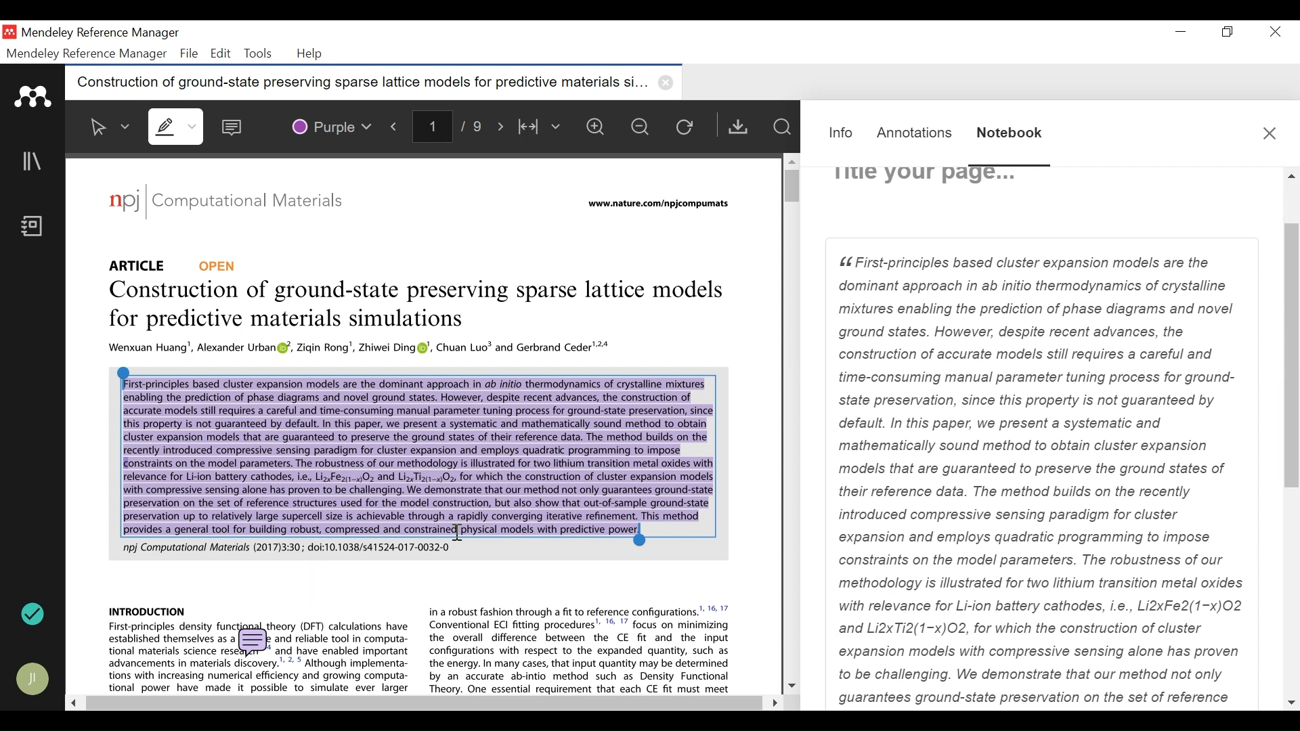 The image size is (1300, 731). I want to click on Reference Type, so click(174, 265).